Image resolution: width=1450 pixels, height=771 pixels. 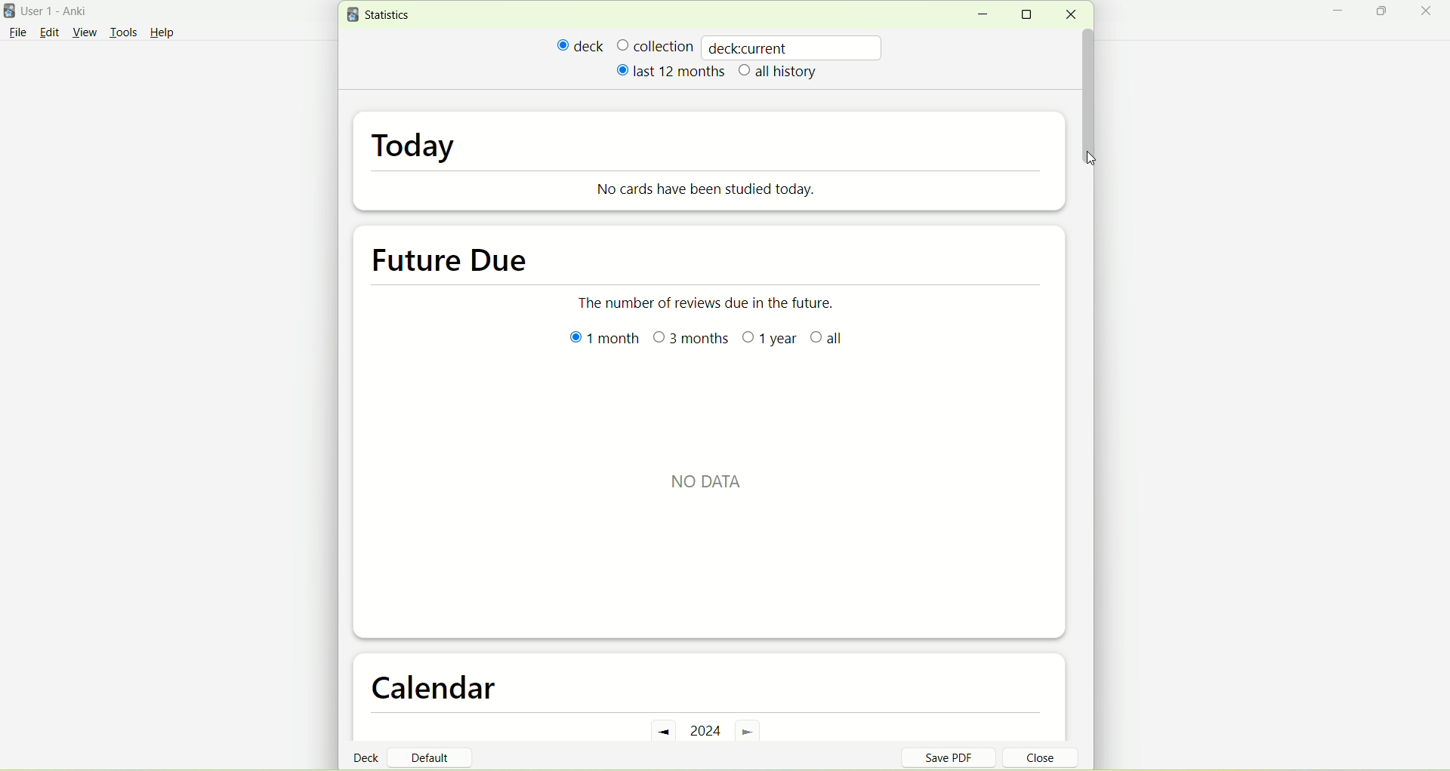 I want to click on view, so click(x=87, y=33).